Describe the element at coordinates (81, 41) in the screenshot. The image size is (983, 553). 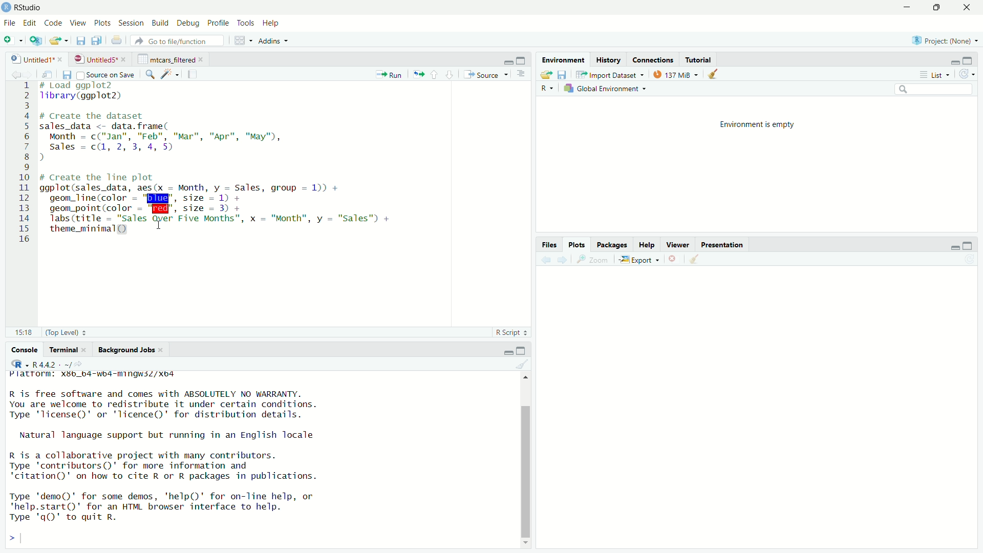
I see `save` at that location.